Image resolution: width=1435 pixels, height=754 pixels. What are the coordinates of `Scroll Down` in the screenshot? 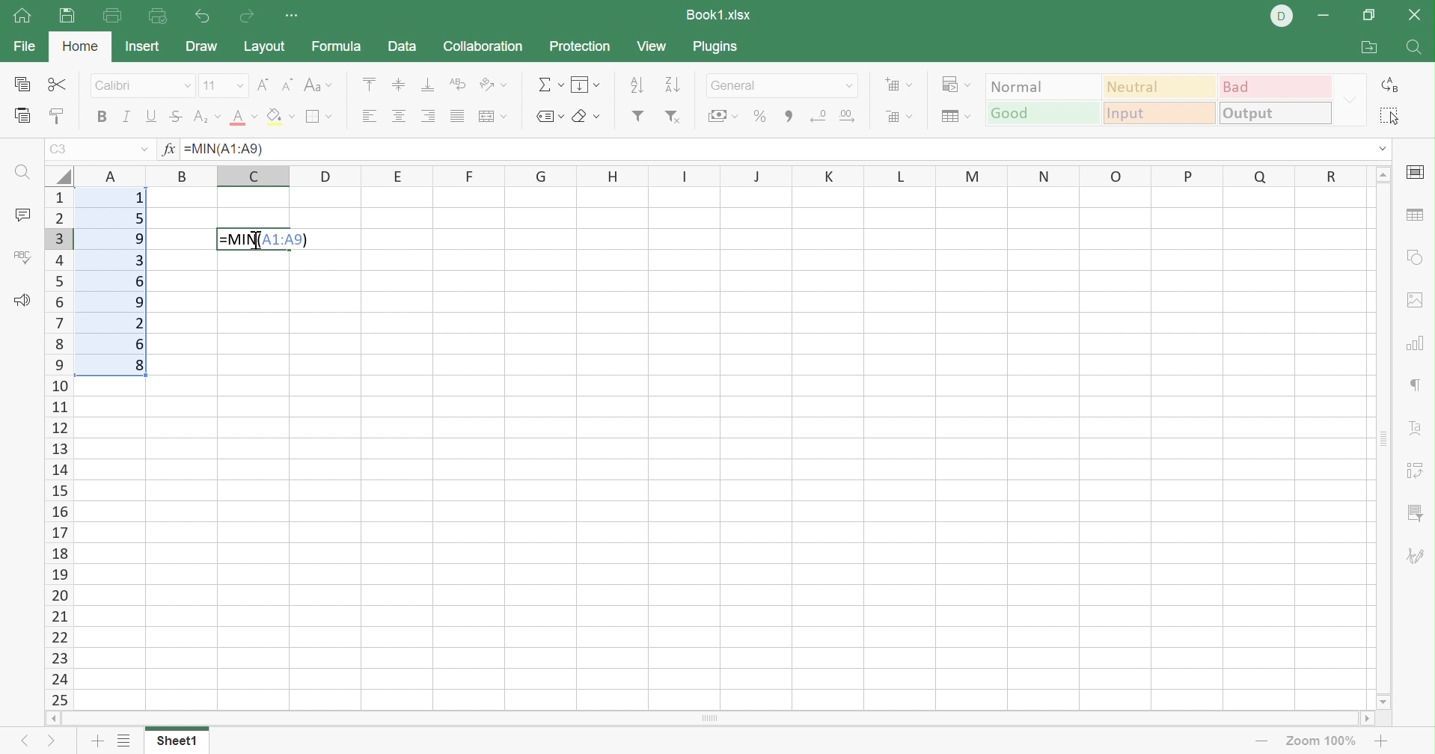 It's located at (1386, 701).